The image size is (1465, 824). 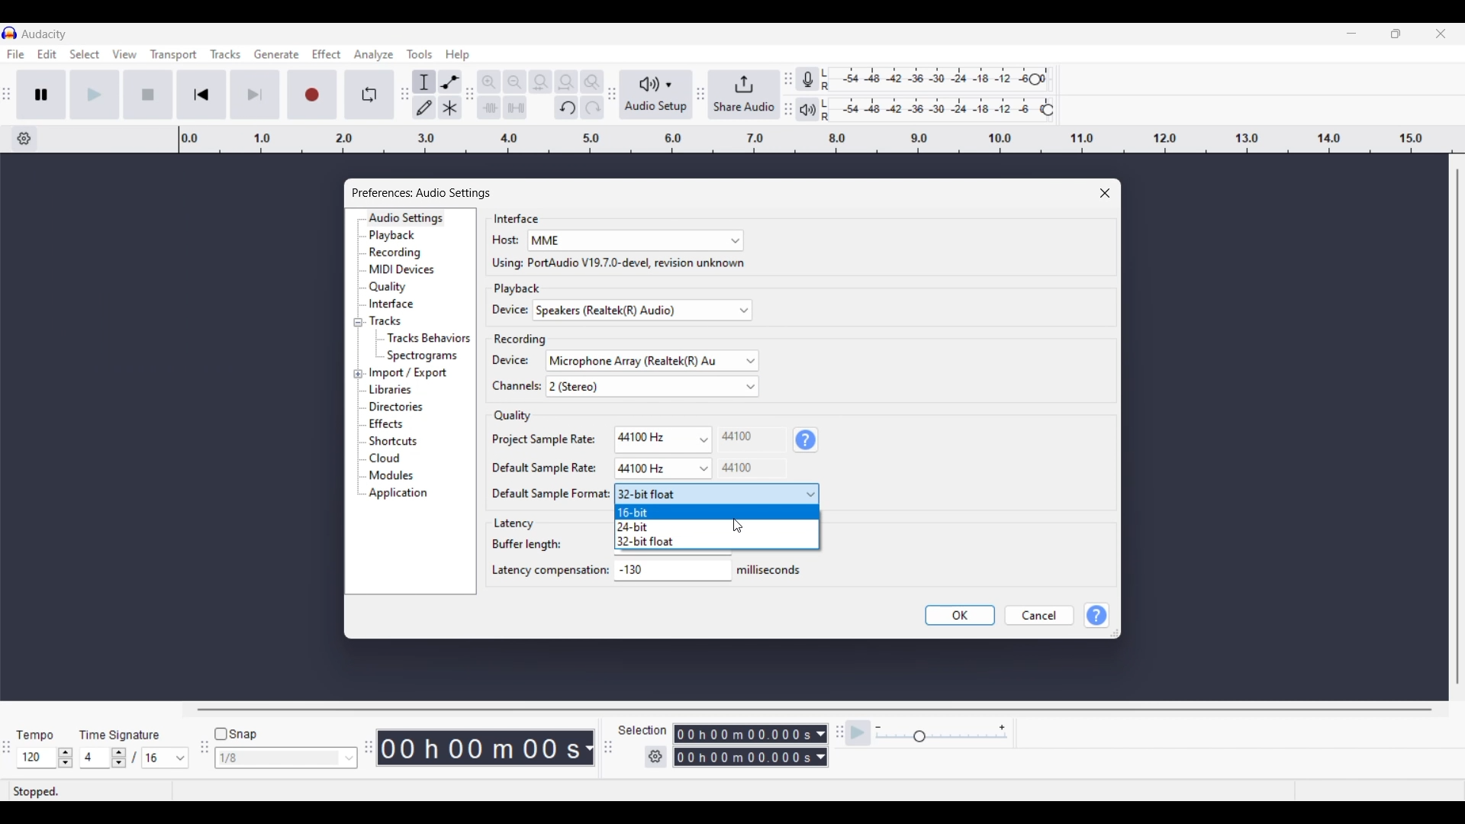 What do you see at coordinates (174, 54) in the screenshot?
I see `Transport menu` at bounding box center [174, 54].